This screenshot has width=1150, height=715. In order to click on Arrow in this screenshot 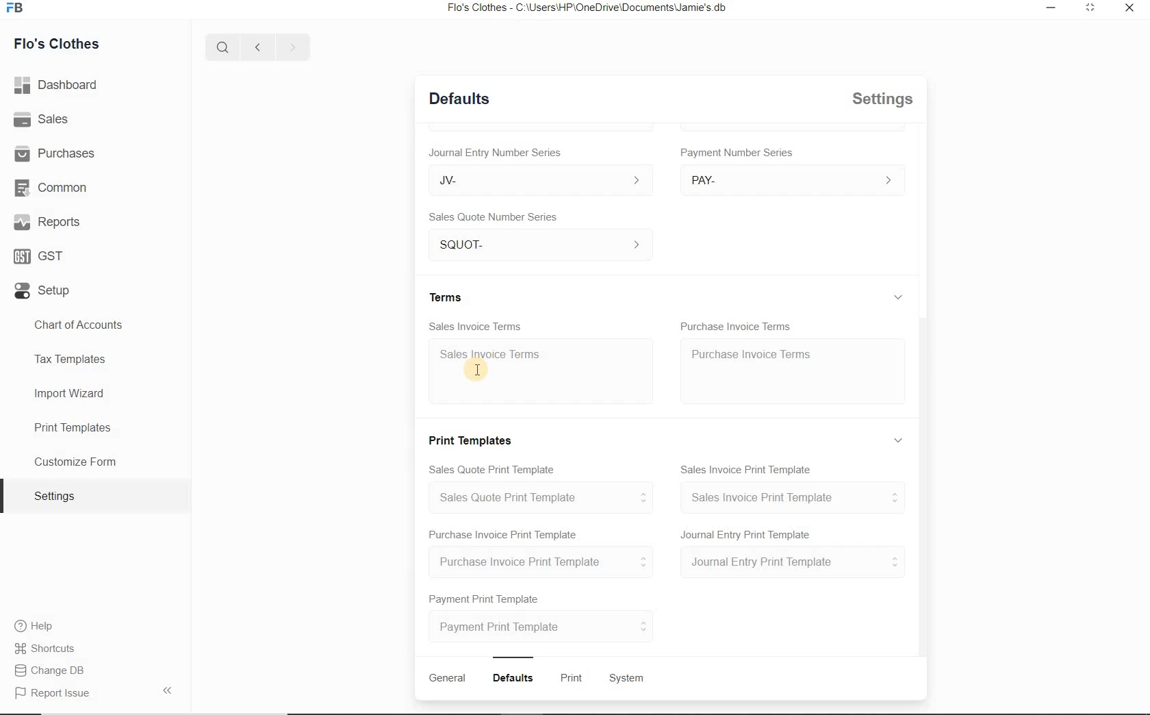, I will do `click(170, 689)`.